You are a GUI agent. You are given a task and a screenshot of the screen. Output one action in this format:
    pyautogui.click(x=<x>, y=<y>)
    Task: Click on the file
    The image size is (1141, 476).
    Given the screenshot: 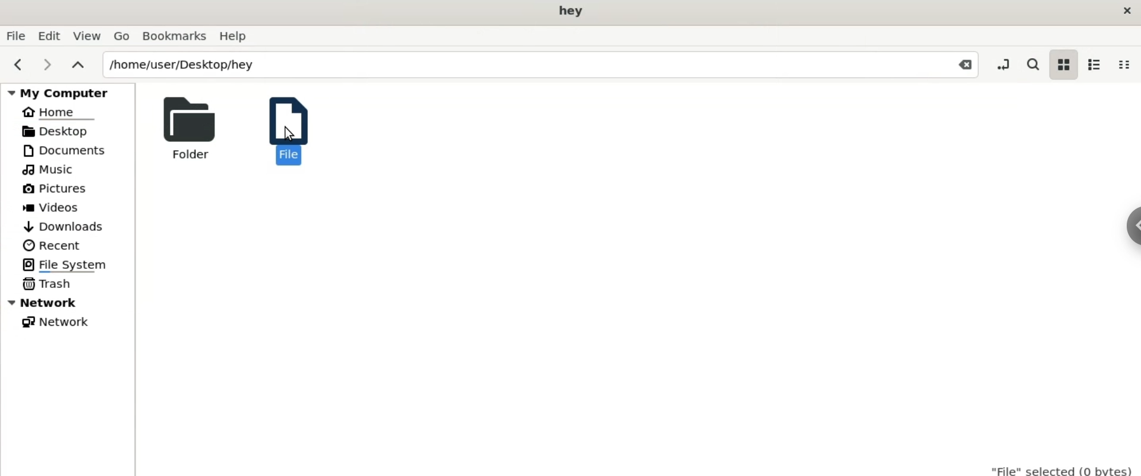 What is the action you would take?
    pyautogui.click(x=286, y=128)
    